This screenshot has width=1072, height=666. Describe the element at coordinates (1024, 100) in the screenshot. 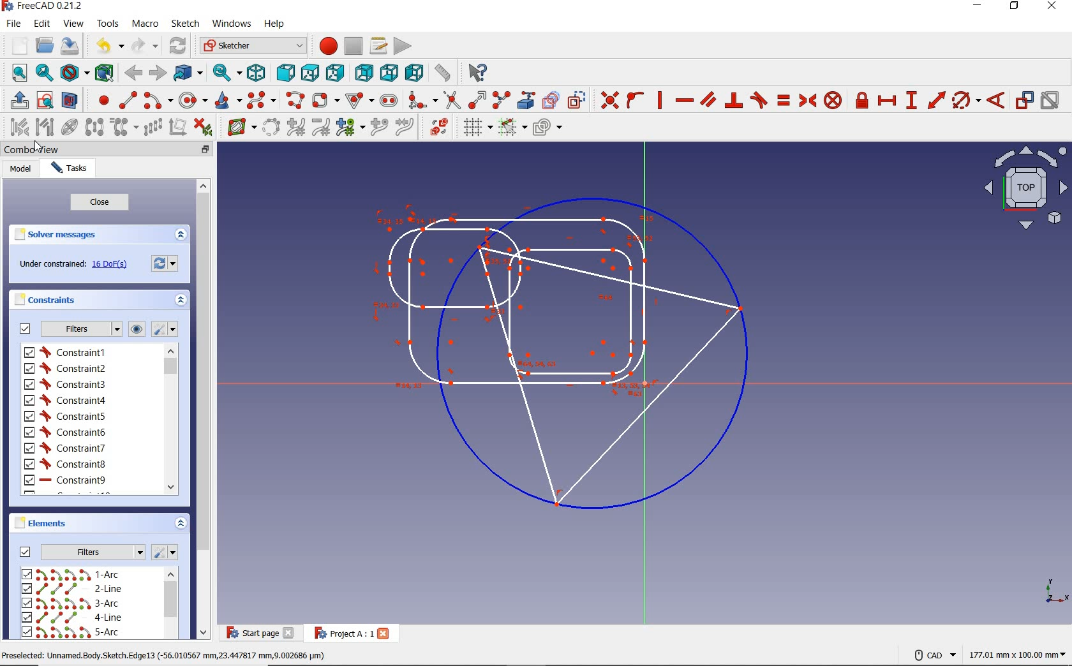

I see `toggle driving` at that location.